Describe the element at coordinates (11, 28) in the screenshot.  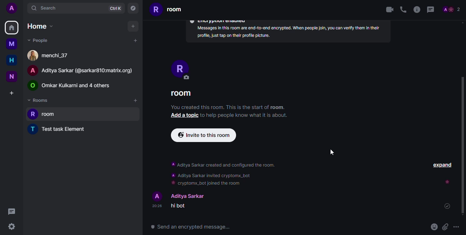
I see `home` at that location.